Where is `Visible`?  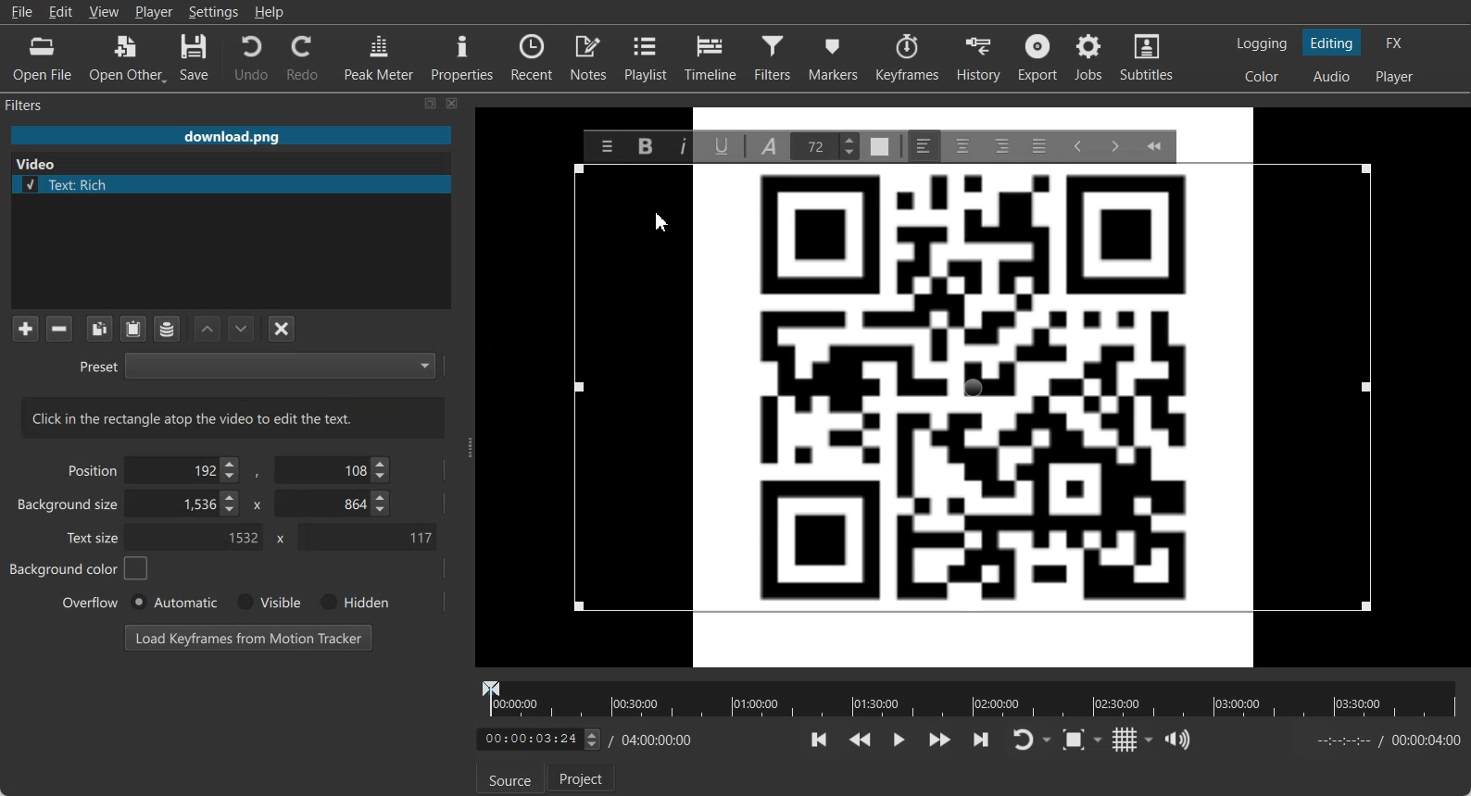 Visible is located at coordinates (267, 603).